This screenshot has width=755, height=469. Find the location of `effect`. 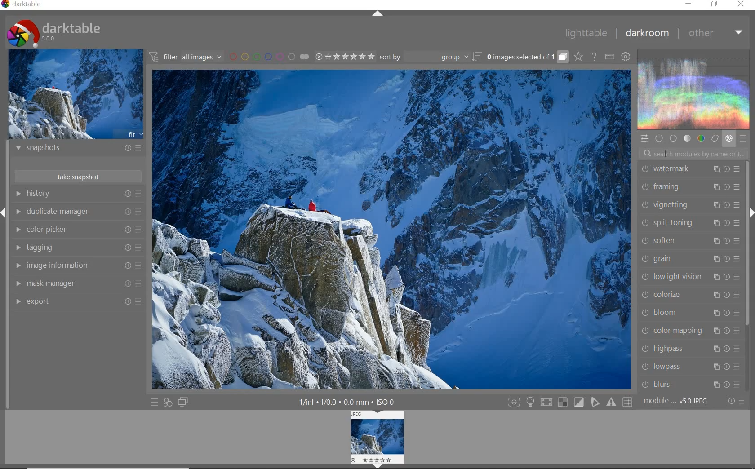

effect is located at coordinates (728, 138).